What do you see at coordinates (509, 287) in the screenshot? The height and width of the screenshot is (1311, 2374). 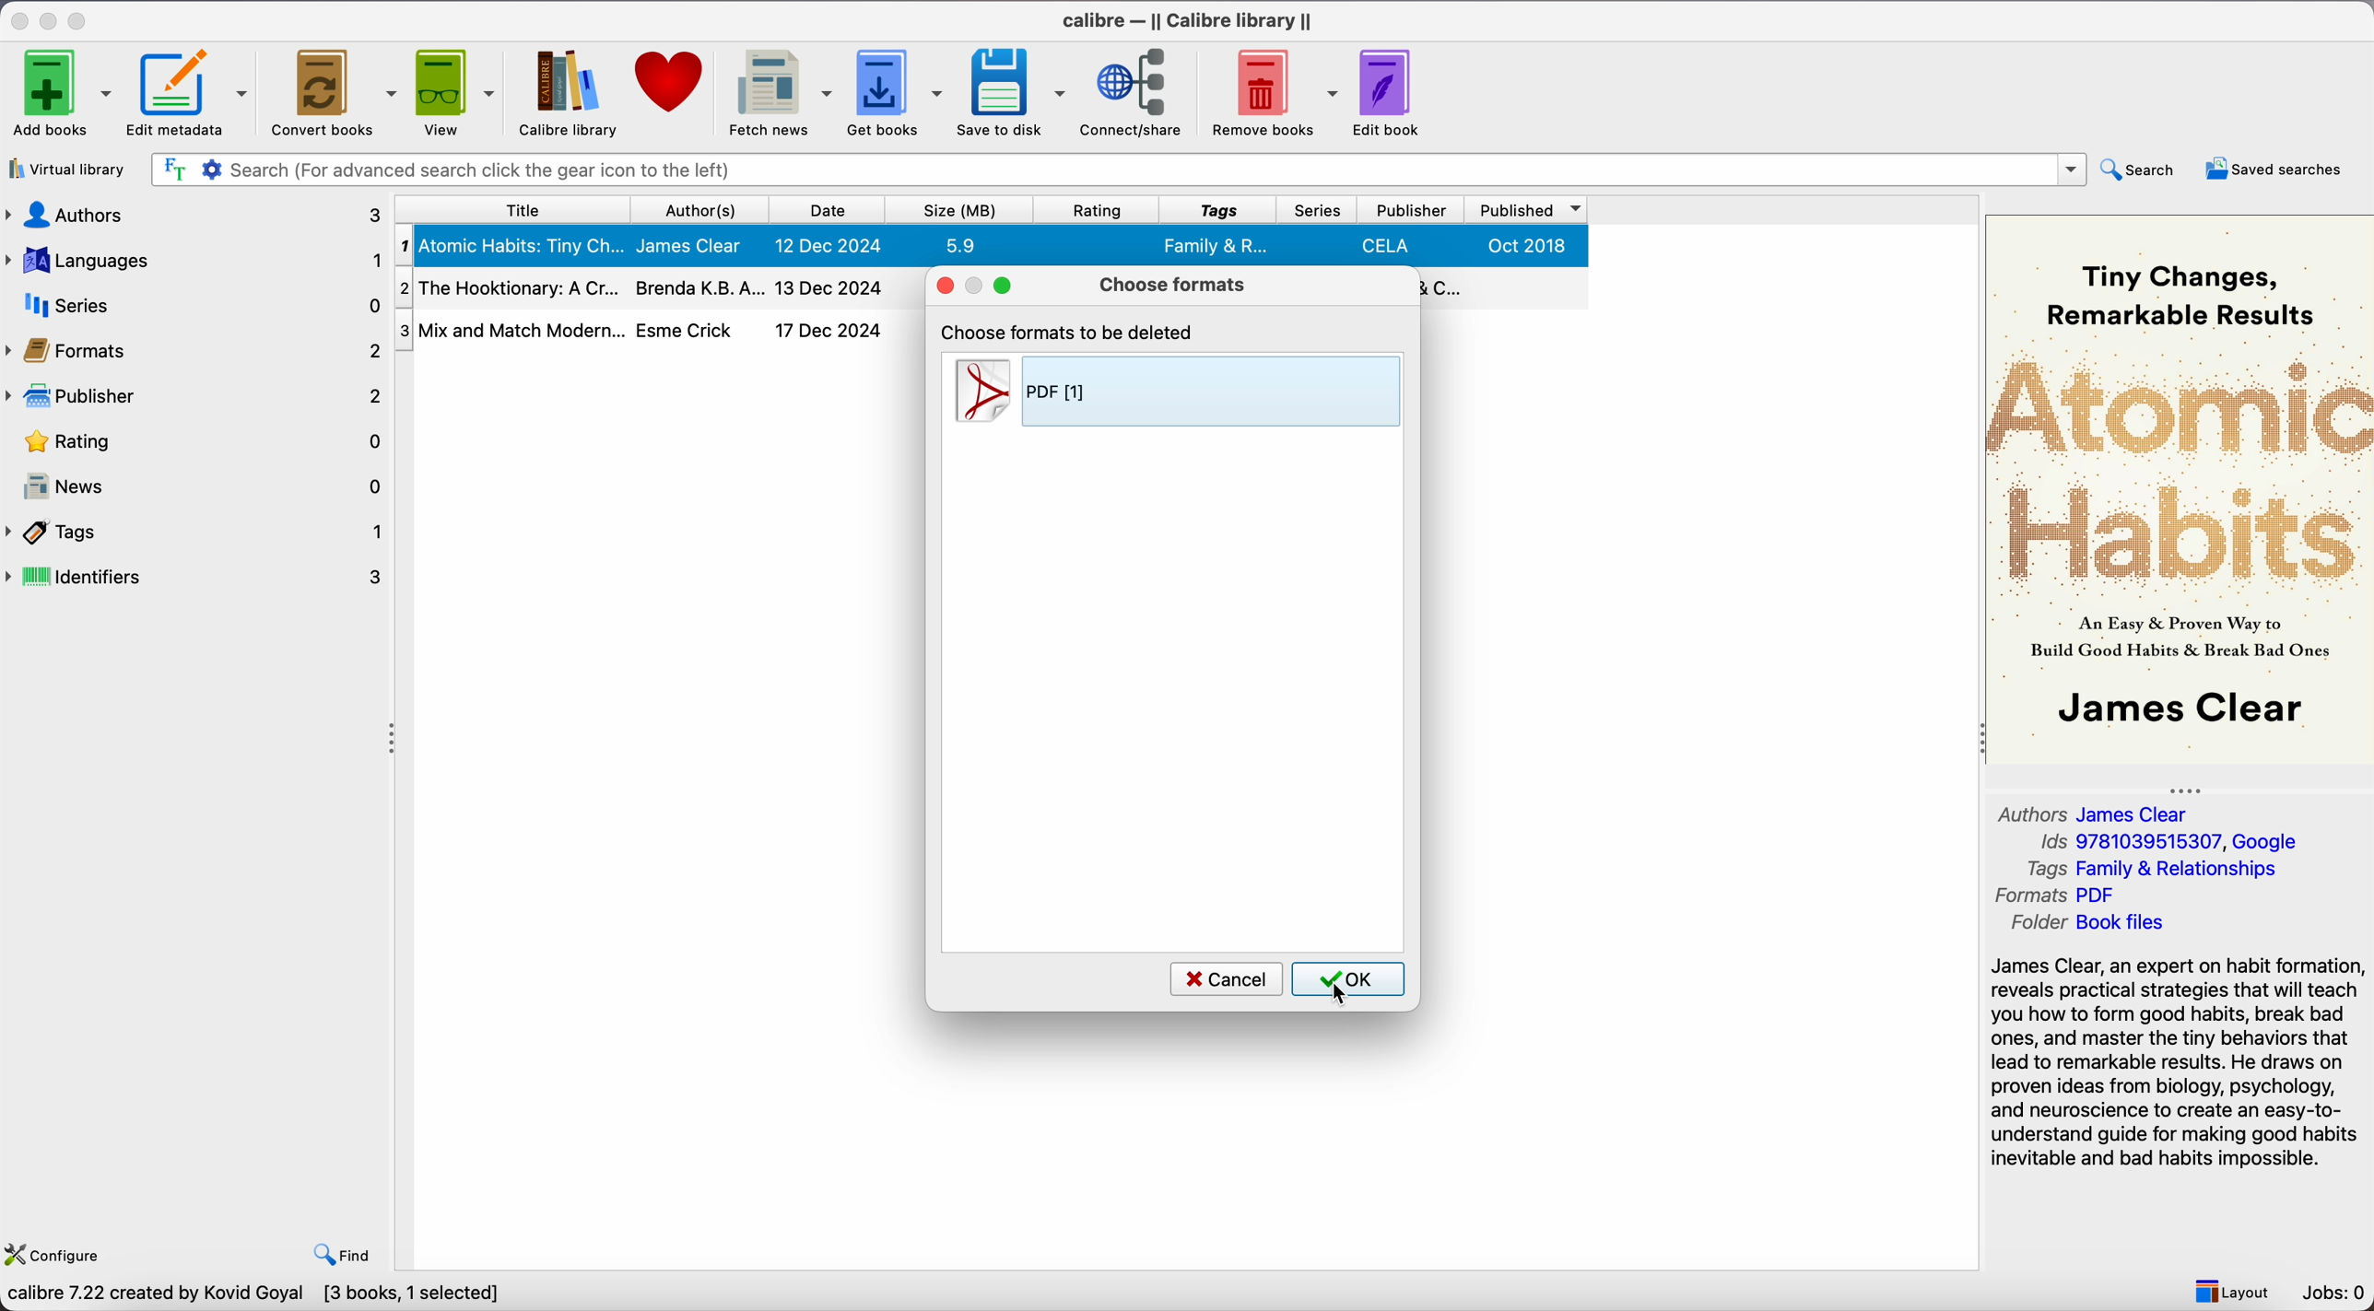 I see `The Hooktionary: A Cr...` at bounding box center [509, 287].